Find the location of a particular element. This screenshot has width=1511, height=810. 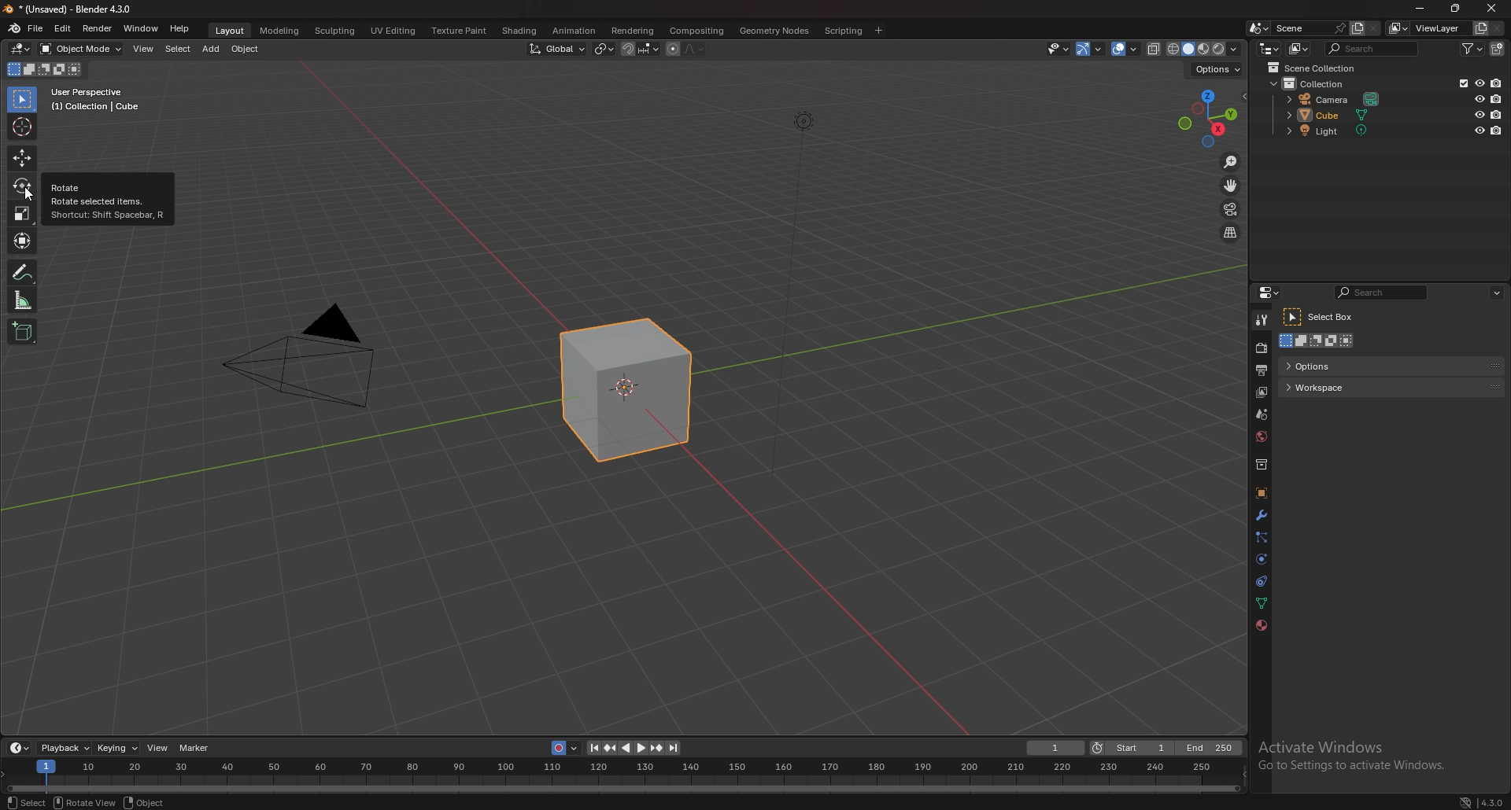

transform pivot point is located at coordinates (605, 48).